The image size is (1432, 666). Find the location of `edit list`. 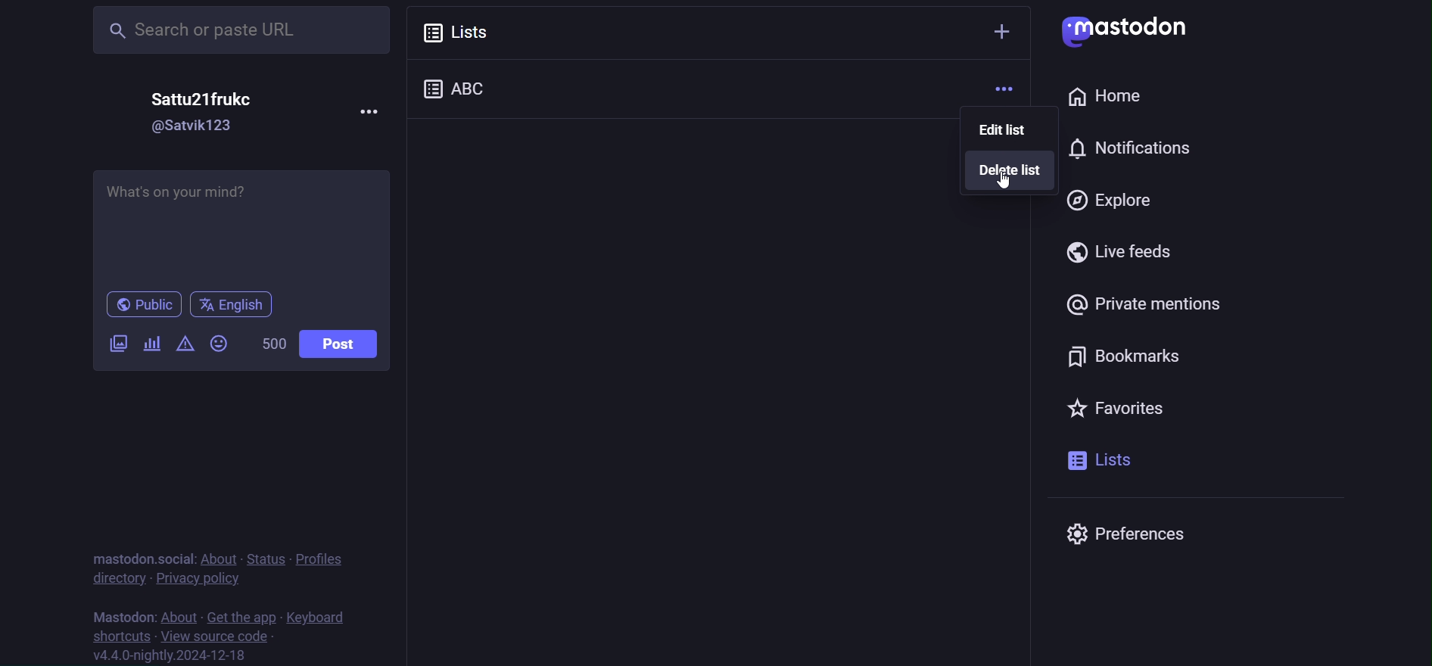

edit list is located at coordinates (1004, 129).